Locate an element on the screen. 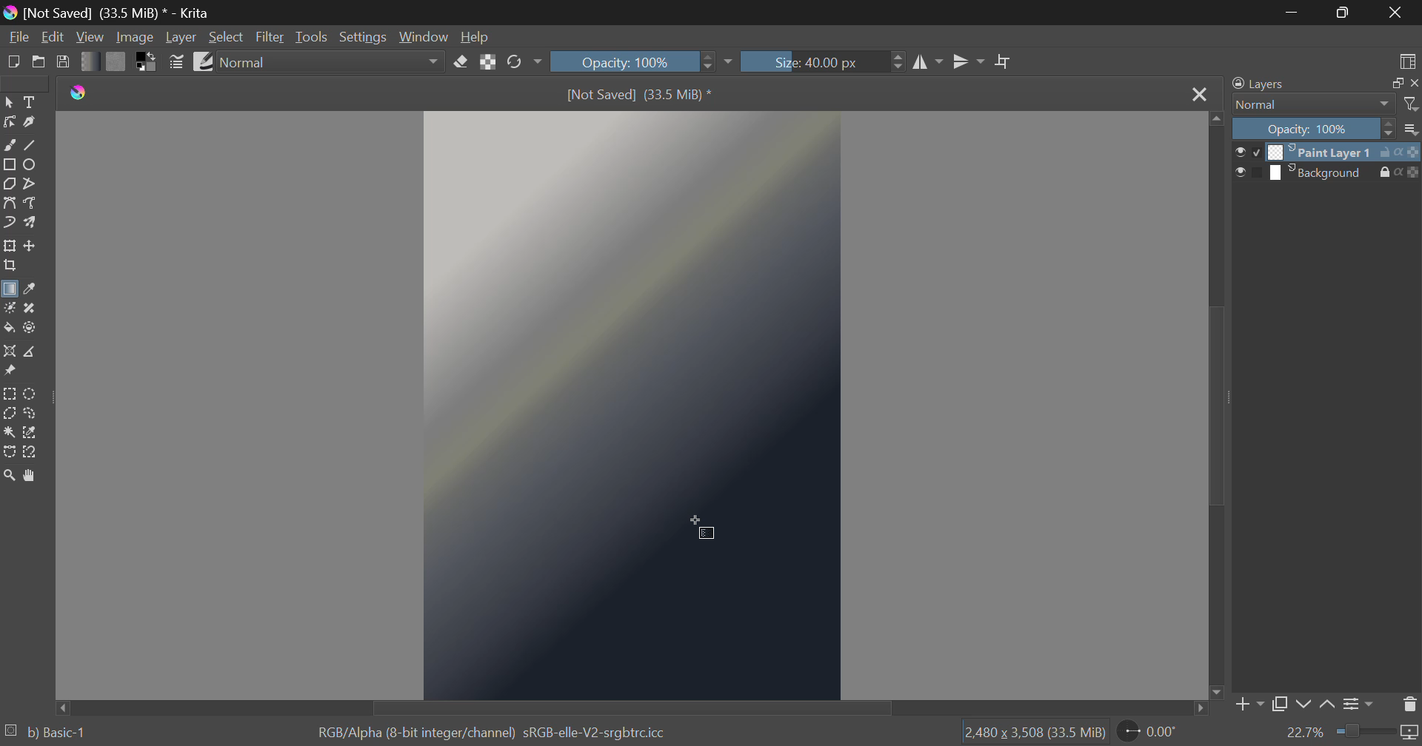 The image size is (1422, 746). Background is located at coordinates (1321, 172).